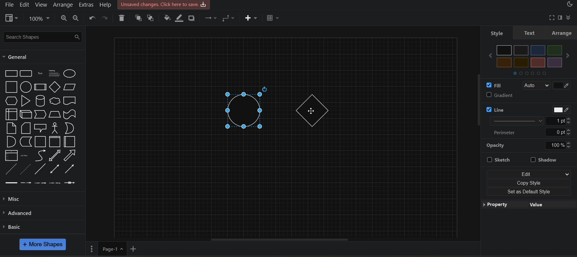 This screenshot has width=577, height=257. What do you see at coordinates (11, 101) in the screenshot?
I see `Hexagon` at bounding box center [11, 101].